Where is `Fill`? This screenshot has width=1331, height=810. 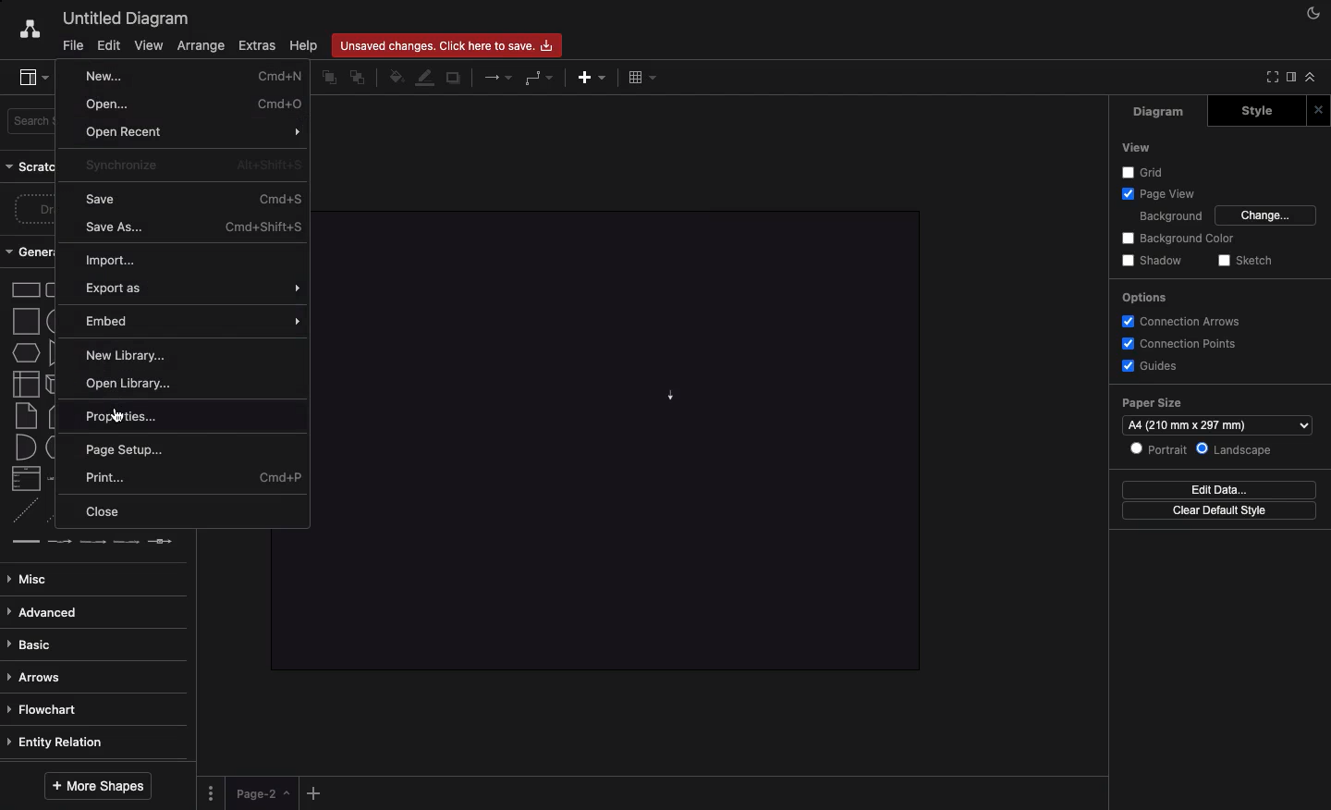
Fill is located at coordinates (395, 78).